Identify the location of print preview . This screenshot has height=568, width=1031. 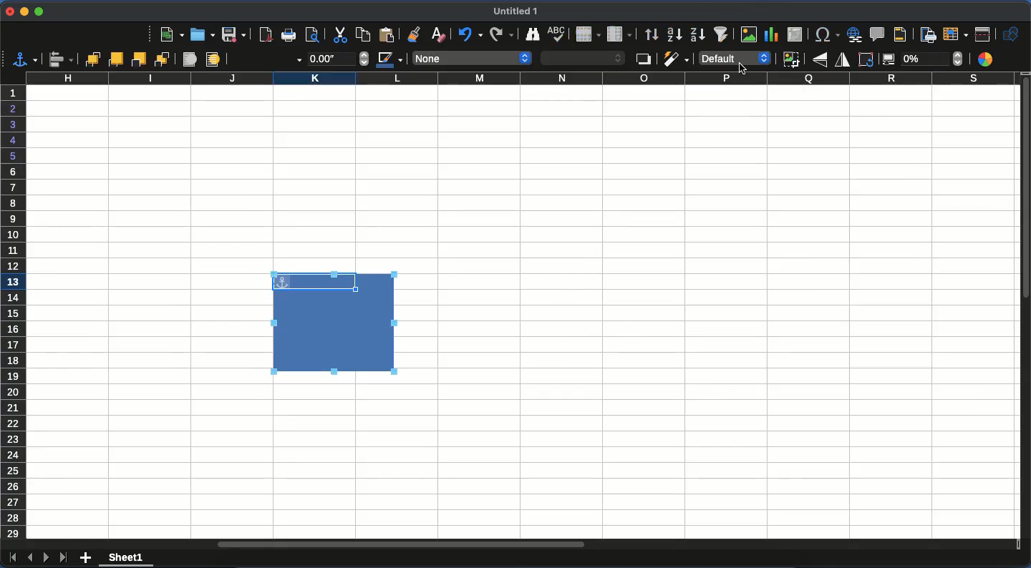
(315, 35).